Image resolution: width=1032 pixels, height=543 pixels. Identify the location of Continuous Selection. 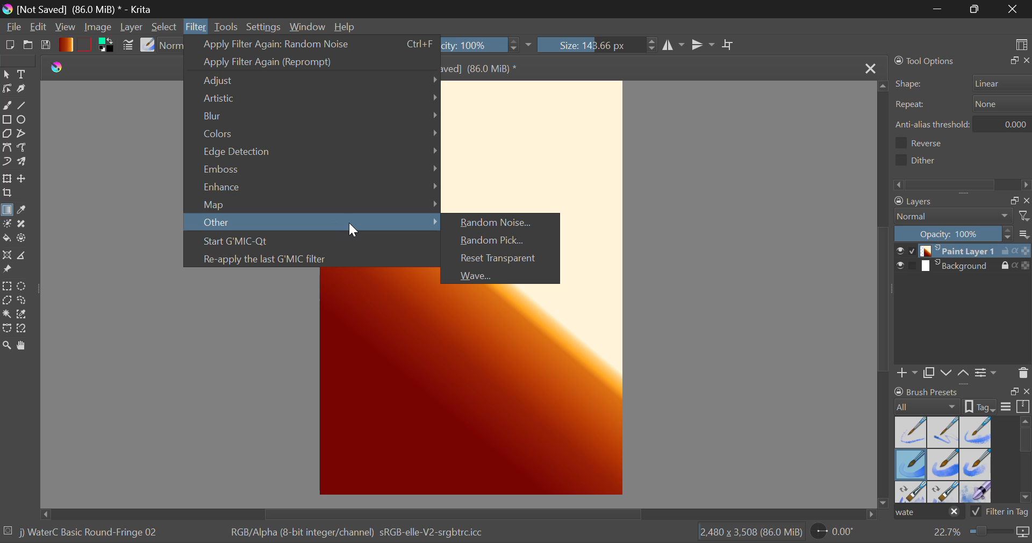
(6, 316).